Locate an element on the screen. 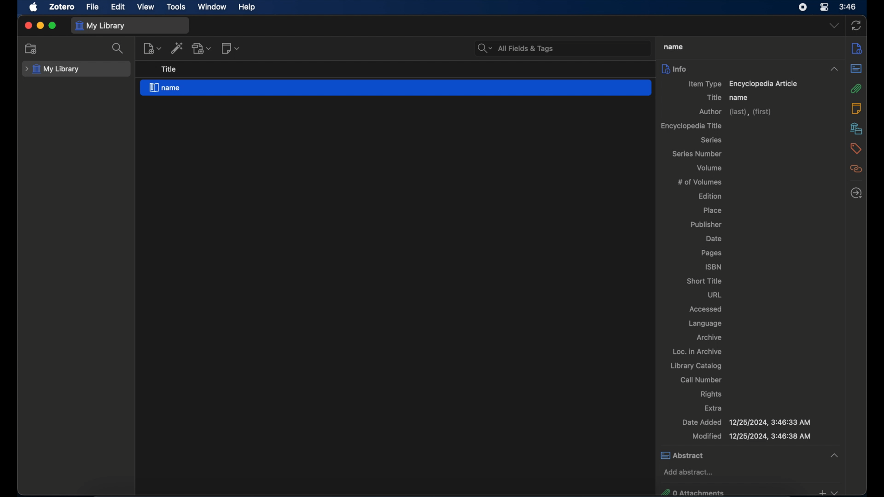 The height and width of the screenshot is (497, 884). sync is located at coordinates (855, 26).